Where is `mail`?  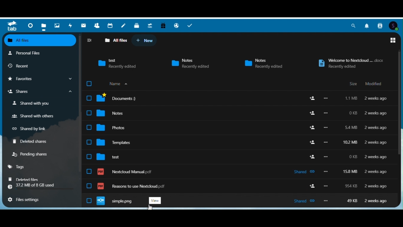 mail is located at coordinates (82, 25).